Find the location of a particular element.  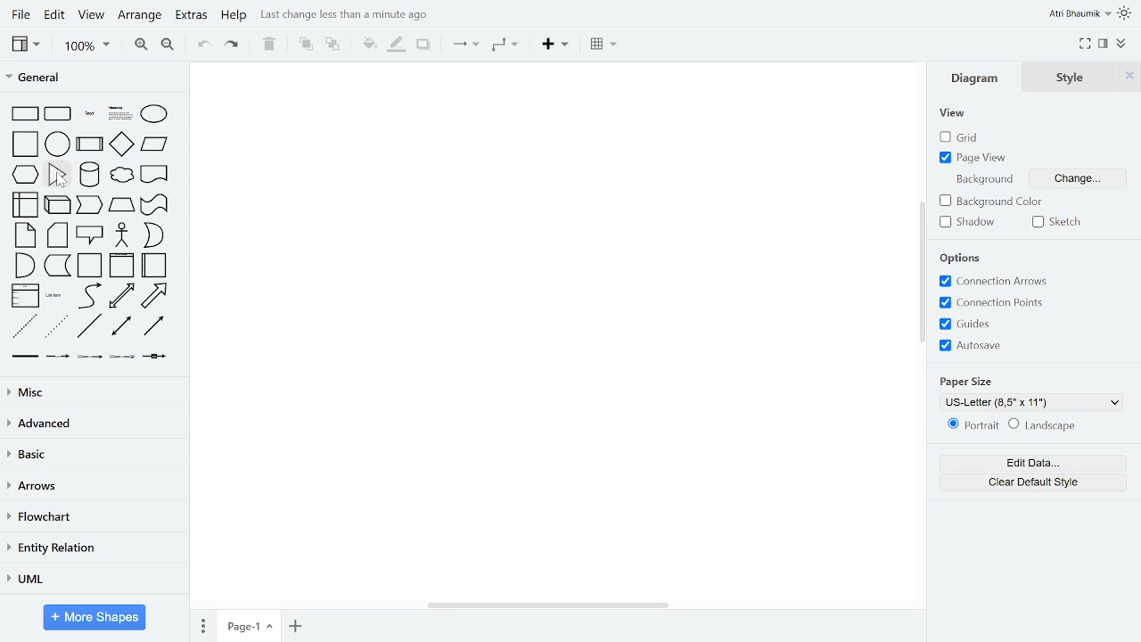

shadow is located at coordinates (423, 45).